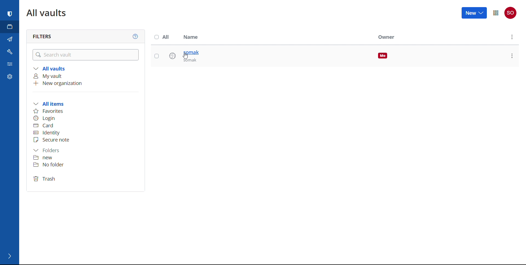  I want to click on tools, so click(10, 51).